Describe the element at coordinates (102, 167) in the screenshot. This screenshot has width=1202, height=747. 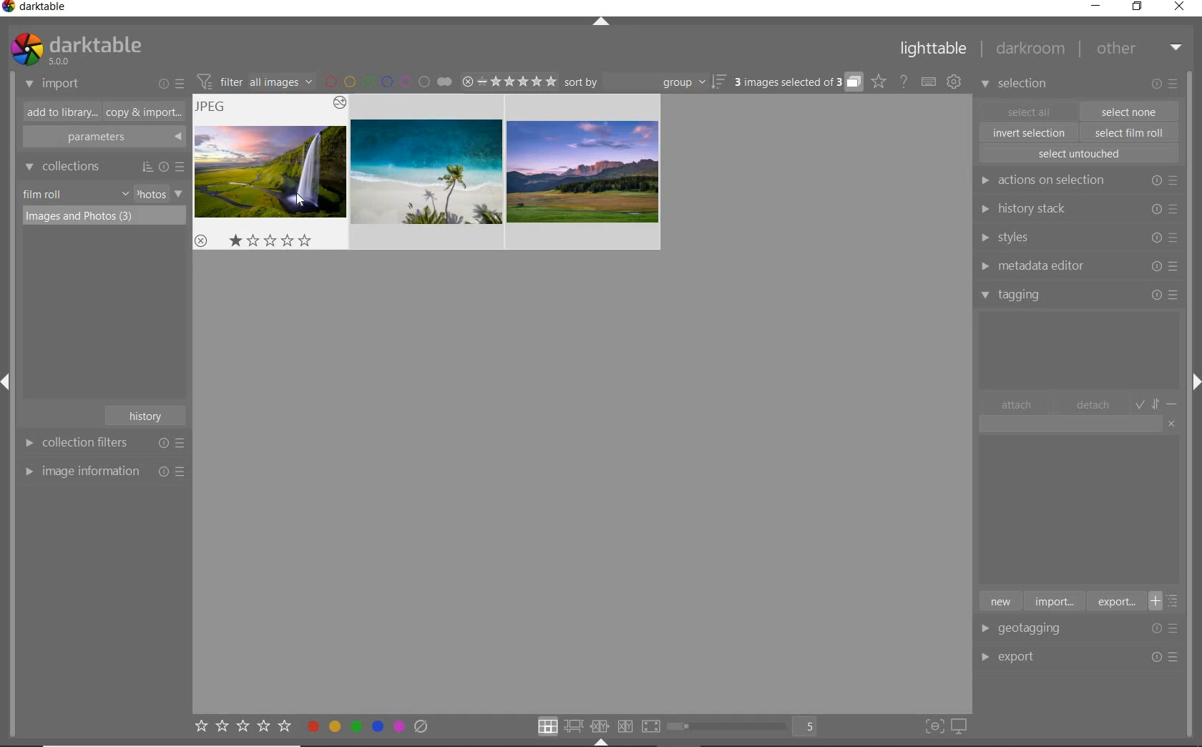
I see `collections` at that location.